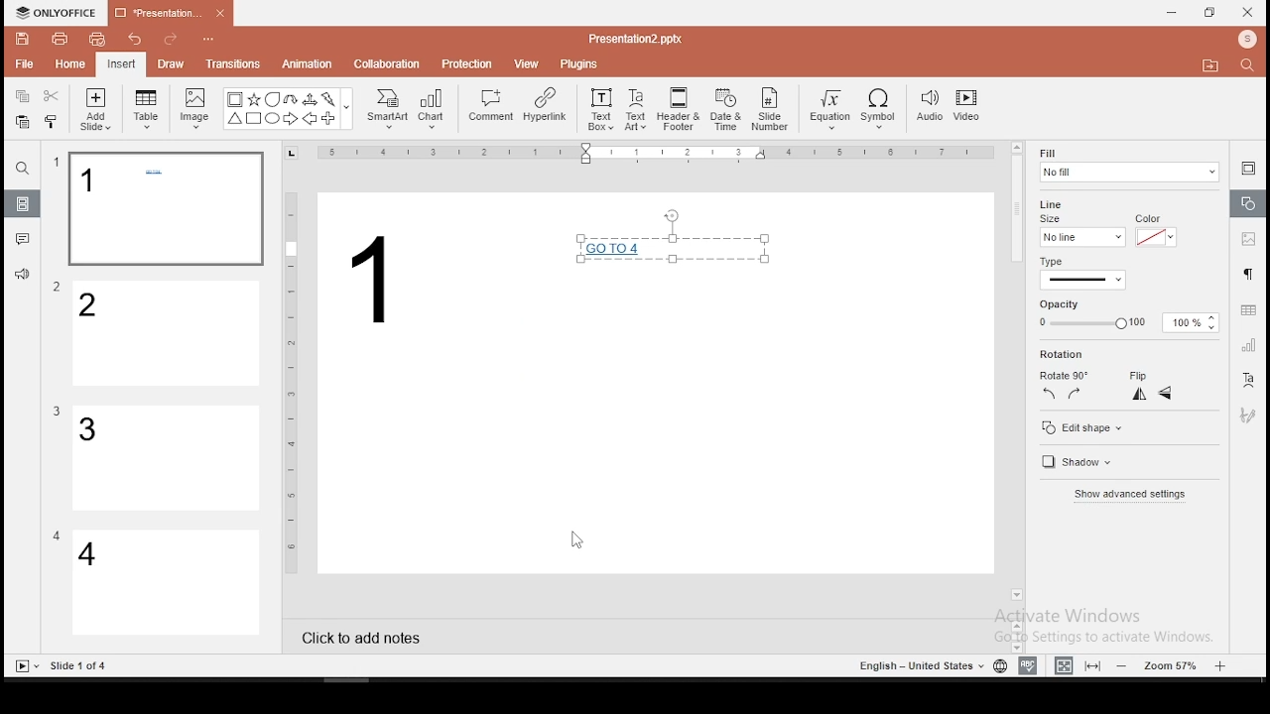 This screenshot has height=714, width=1270. I want to click on language, so click(999, 666).